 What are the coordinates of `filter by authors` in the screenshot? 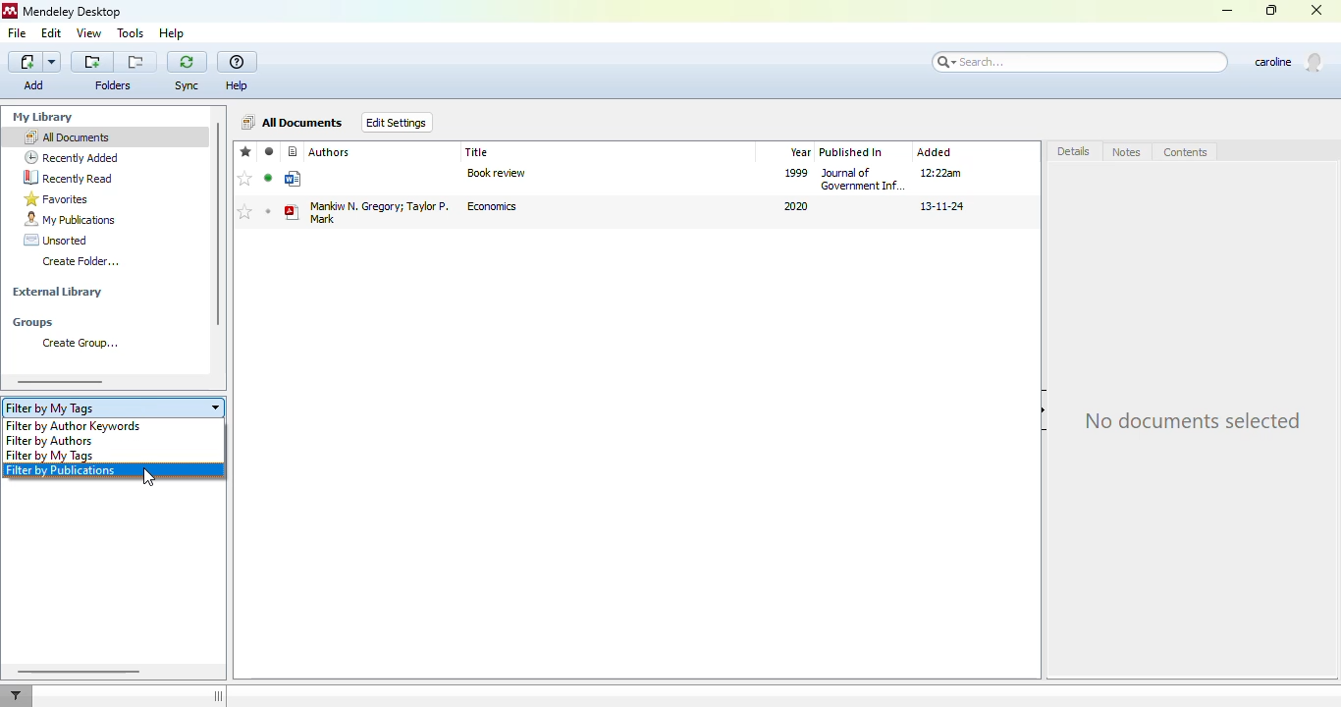 It's located at (49, 441).